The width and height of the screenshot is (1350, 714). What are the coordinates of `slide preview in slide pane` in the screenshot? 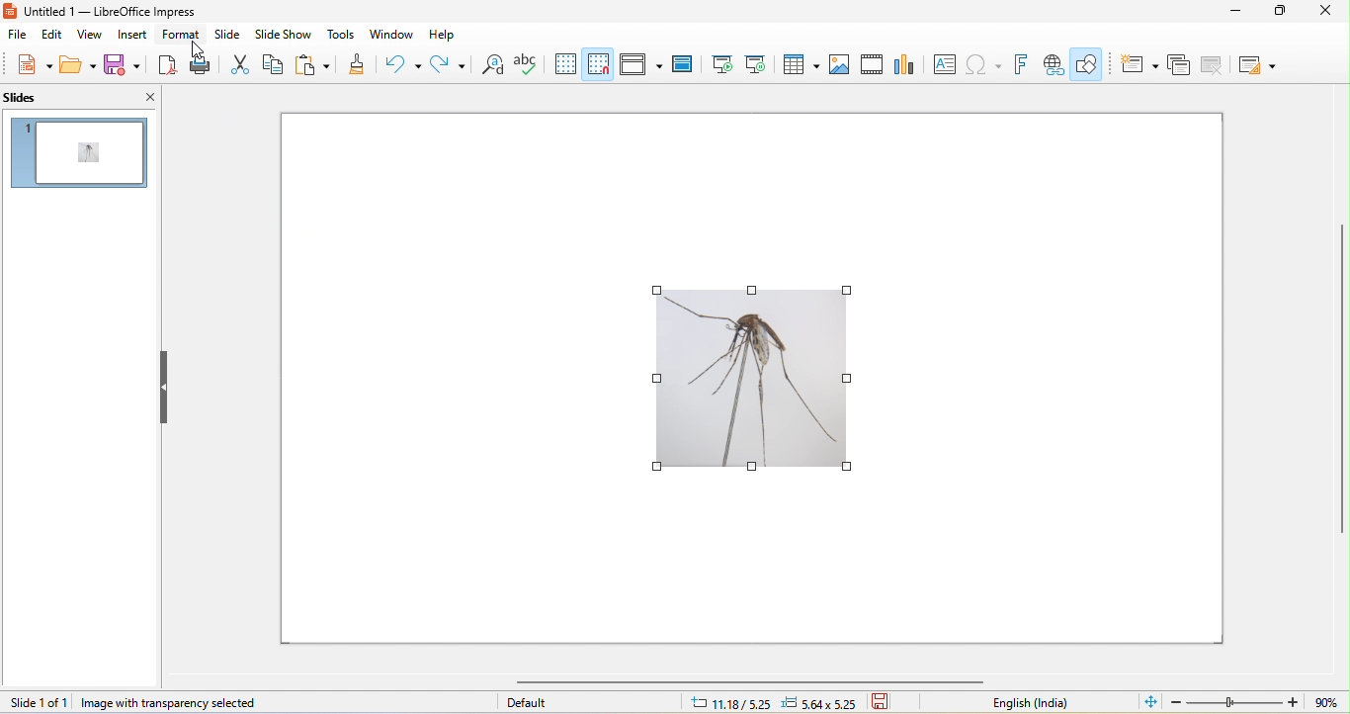 It's located at (80, 153).